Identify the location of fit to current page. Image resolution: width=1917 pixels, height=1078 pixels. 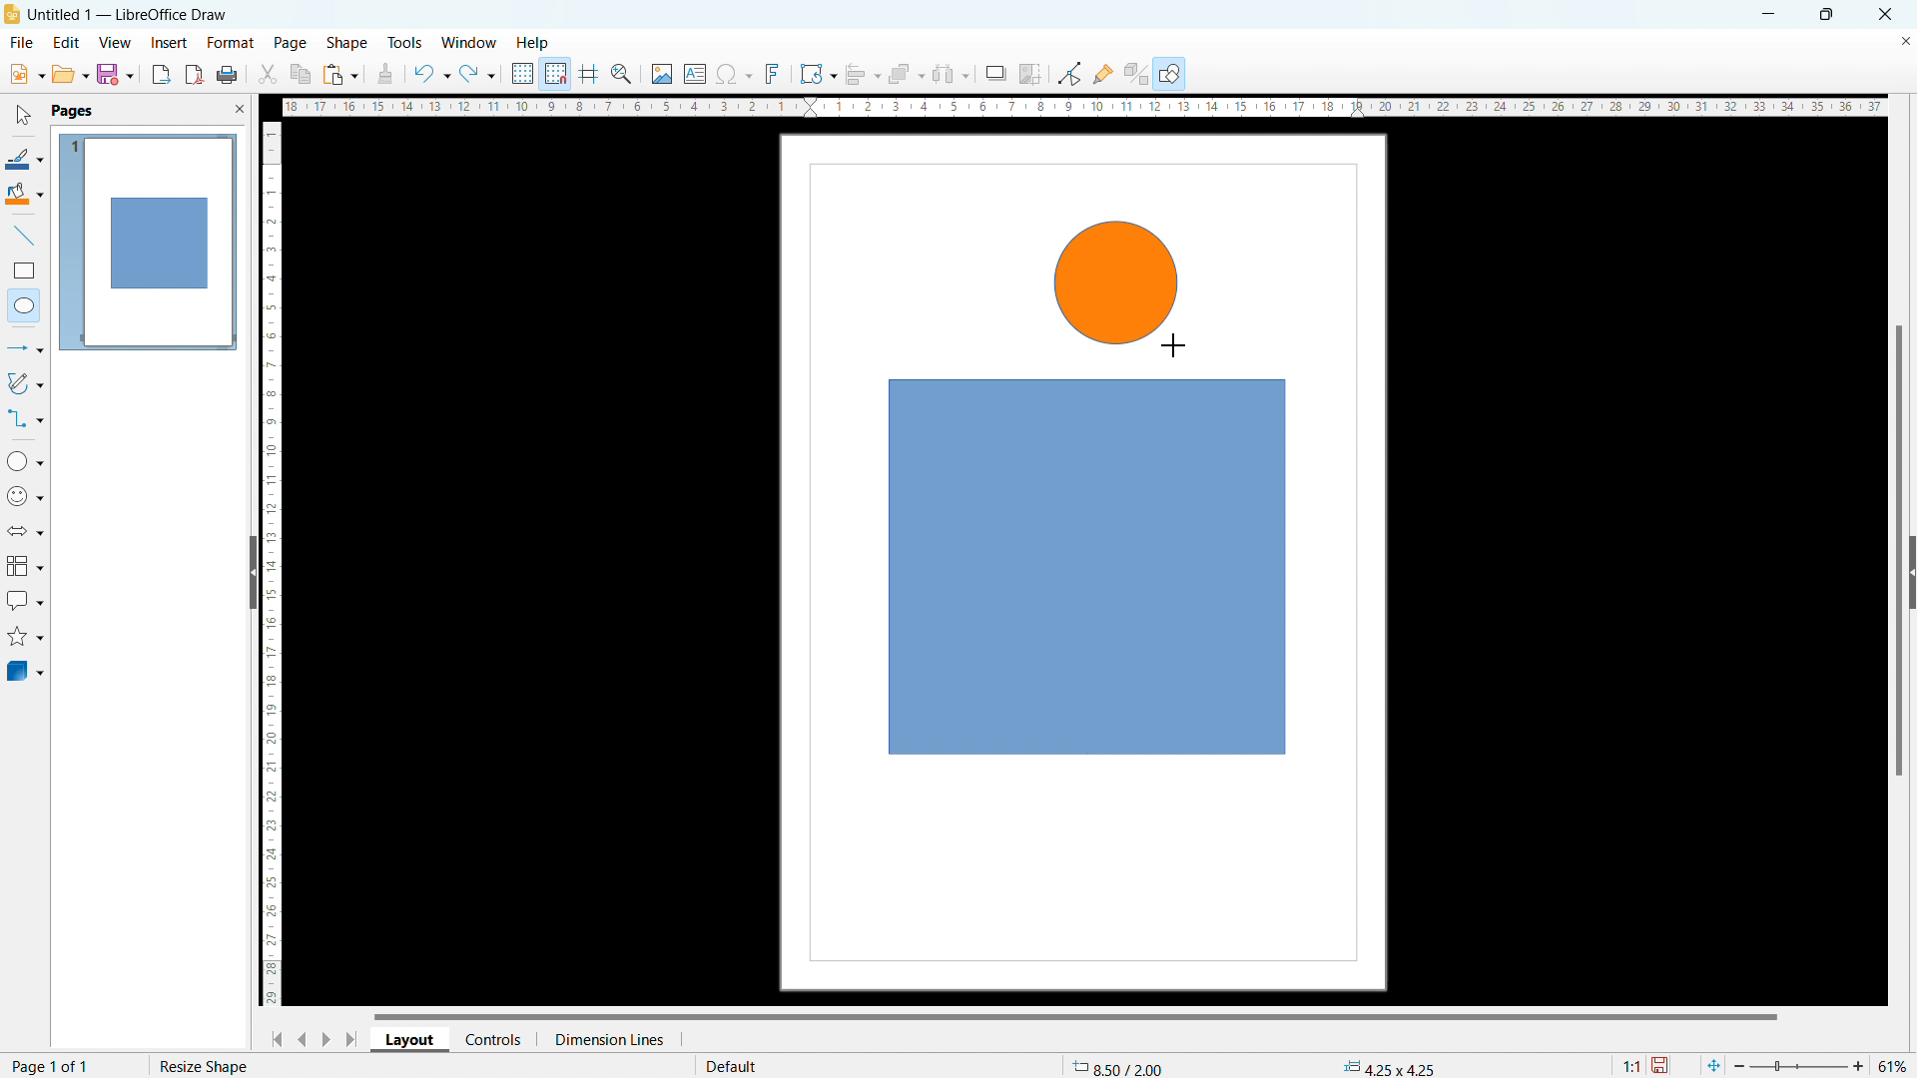
(1713, 1065).